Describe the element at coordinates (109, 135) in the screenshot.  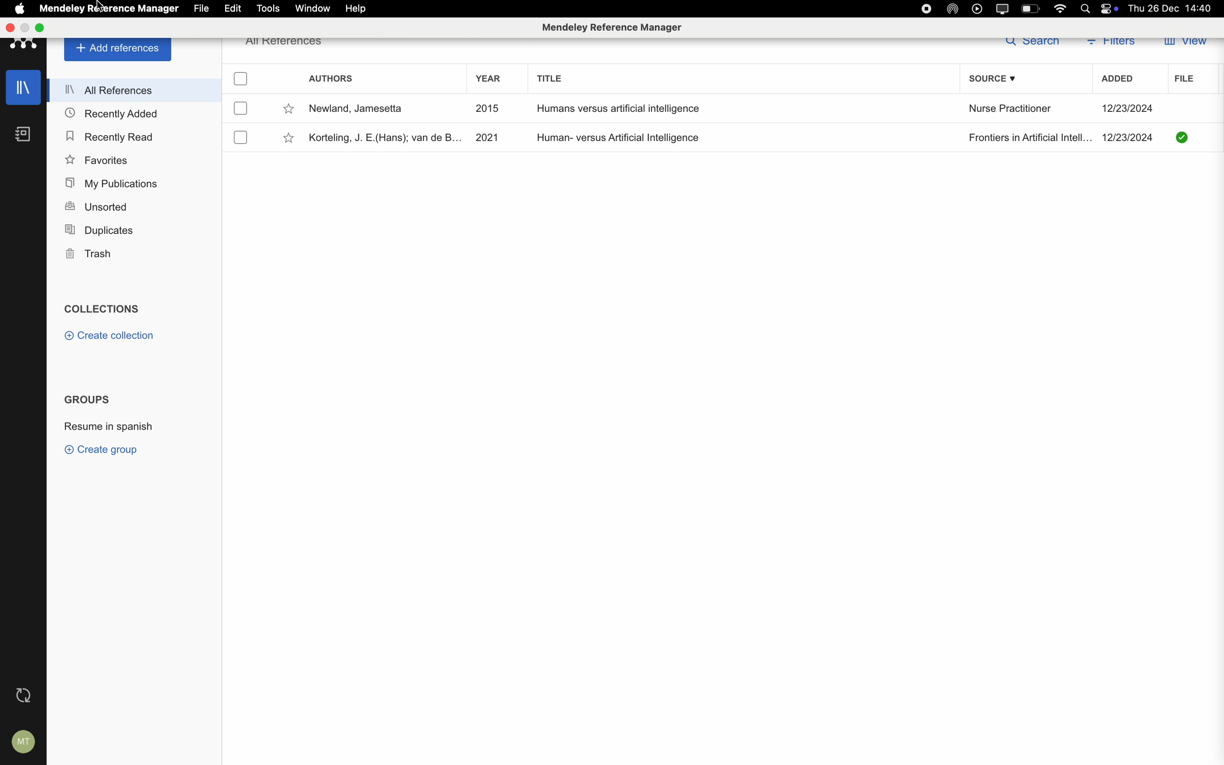
I see `recently read` at that location.